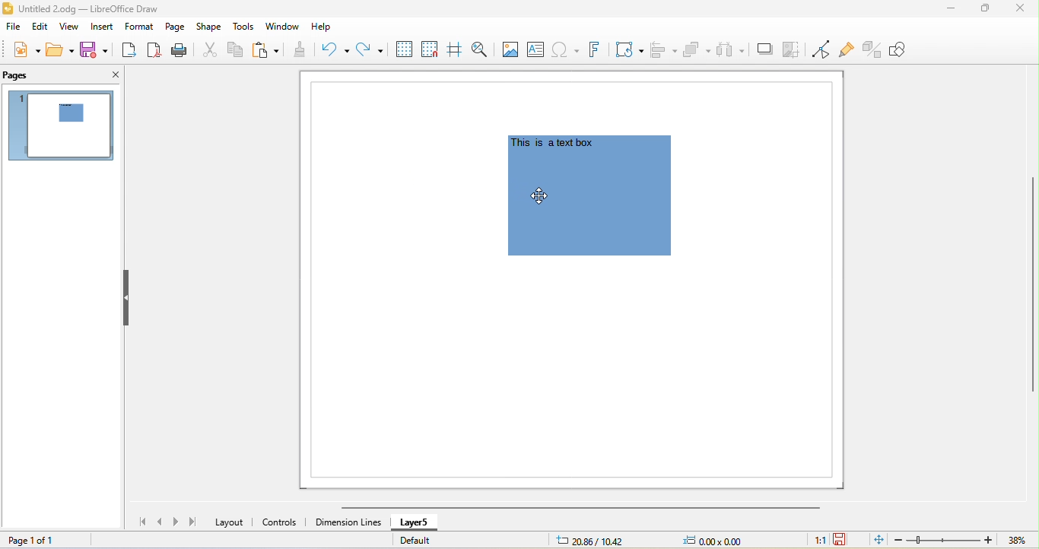  What do you see at coordinates (821, 49) in the screenshot?
I see `toggle point edit mode` at bounding box center [821, 49].